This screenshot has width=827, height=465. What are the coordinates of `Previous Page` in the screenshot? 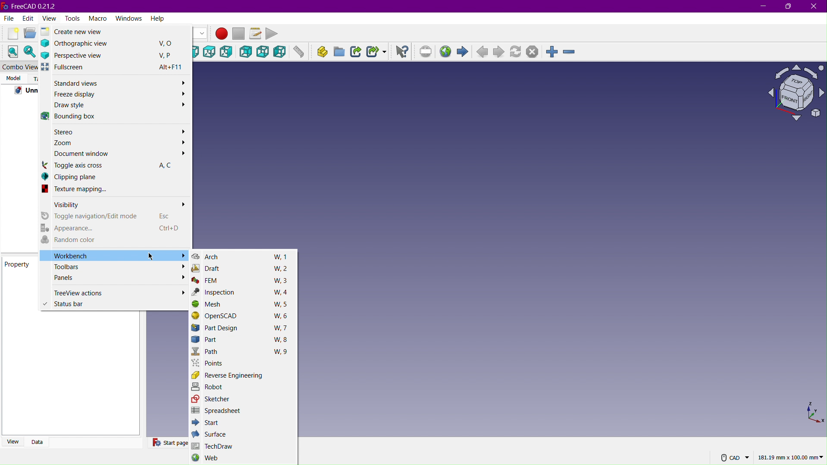 It's located at (480, 52).